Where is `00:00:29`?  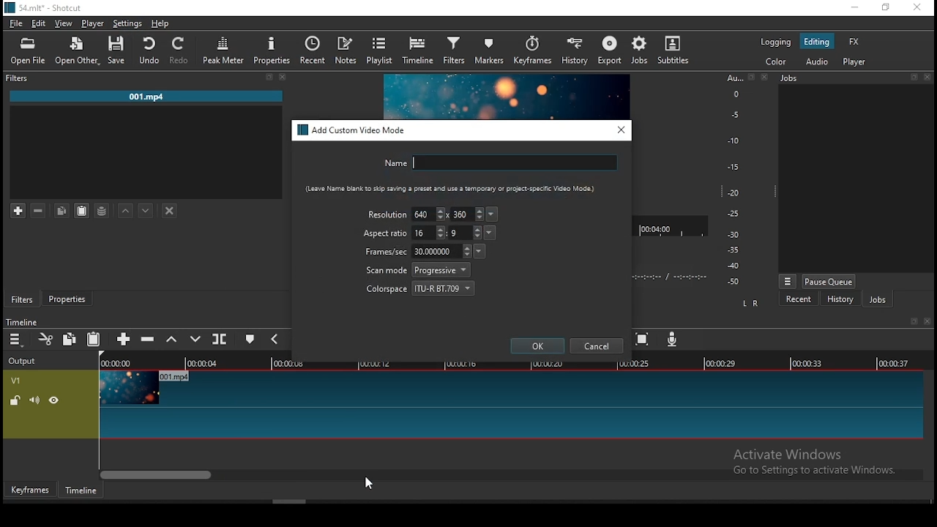
00:00:29 is located at coordinates (723, 363).